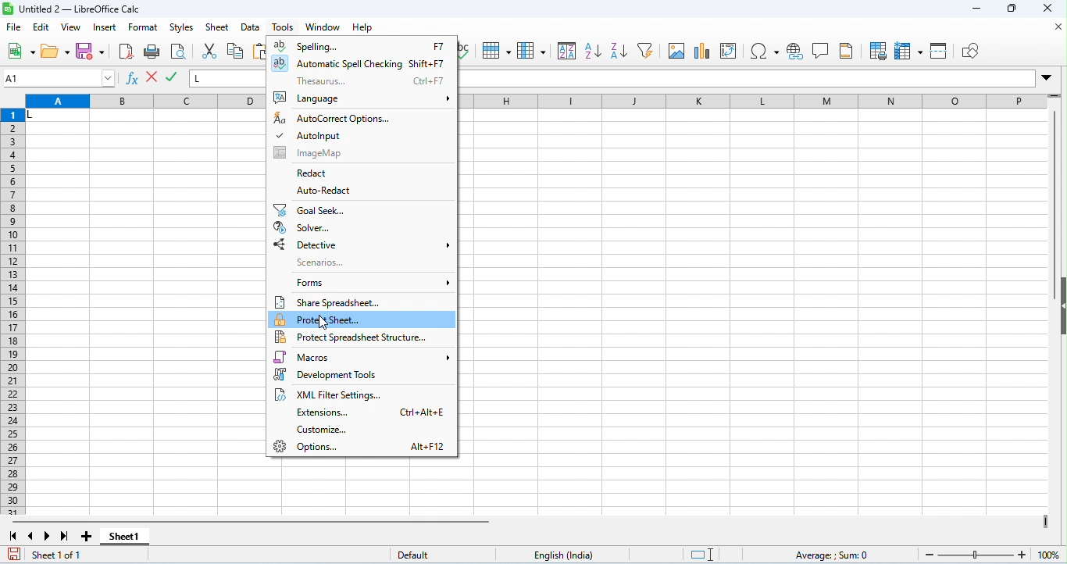 Image resolution: width=1067 pixels, height=564 pixels. What do you see at coordinates (822, 51) in the screenshot?
I see `insert comment` at bounding box center [822, 51].